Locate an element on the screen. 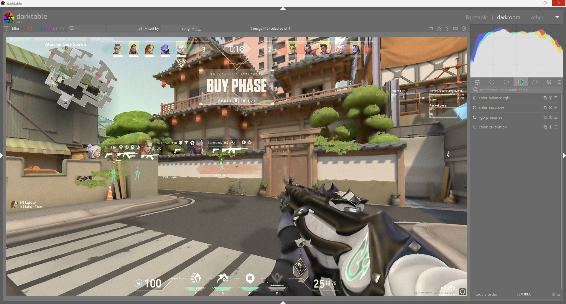 This screenshot has height=304, width=566. color balance rgb is located at coordinates (495, 98).